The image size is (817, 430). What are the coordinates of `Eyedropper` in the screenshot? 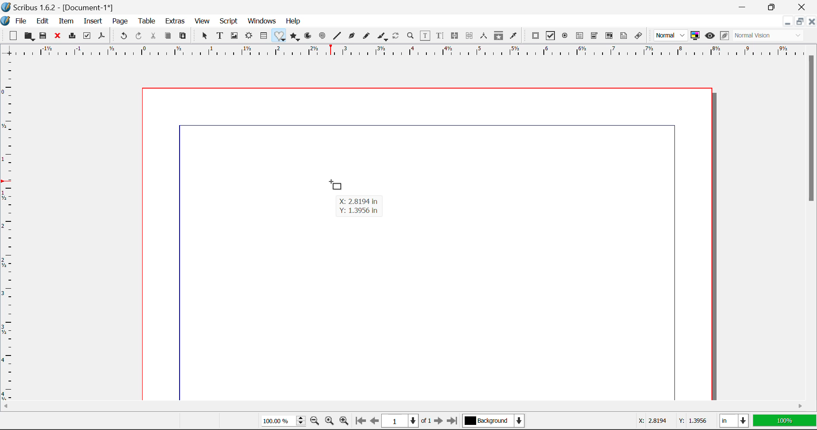 It's located at (514, 36).